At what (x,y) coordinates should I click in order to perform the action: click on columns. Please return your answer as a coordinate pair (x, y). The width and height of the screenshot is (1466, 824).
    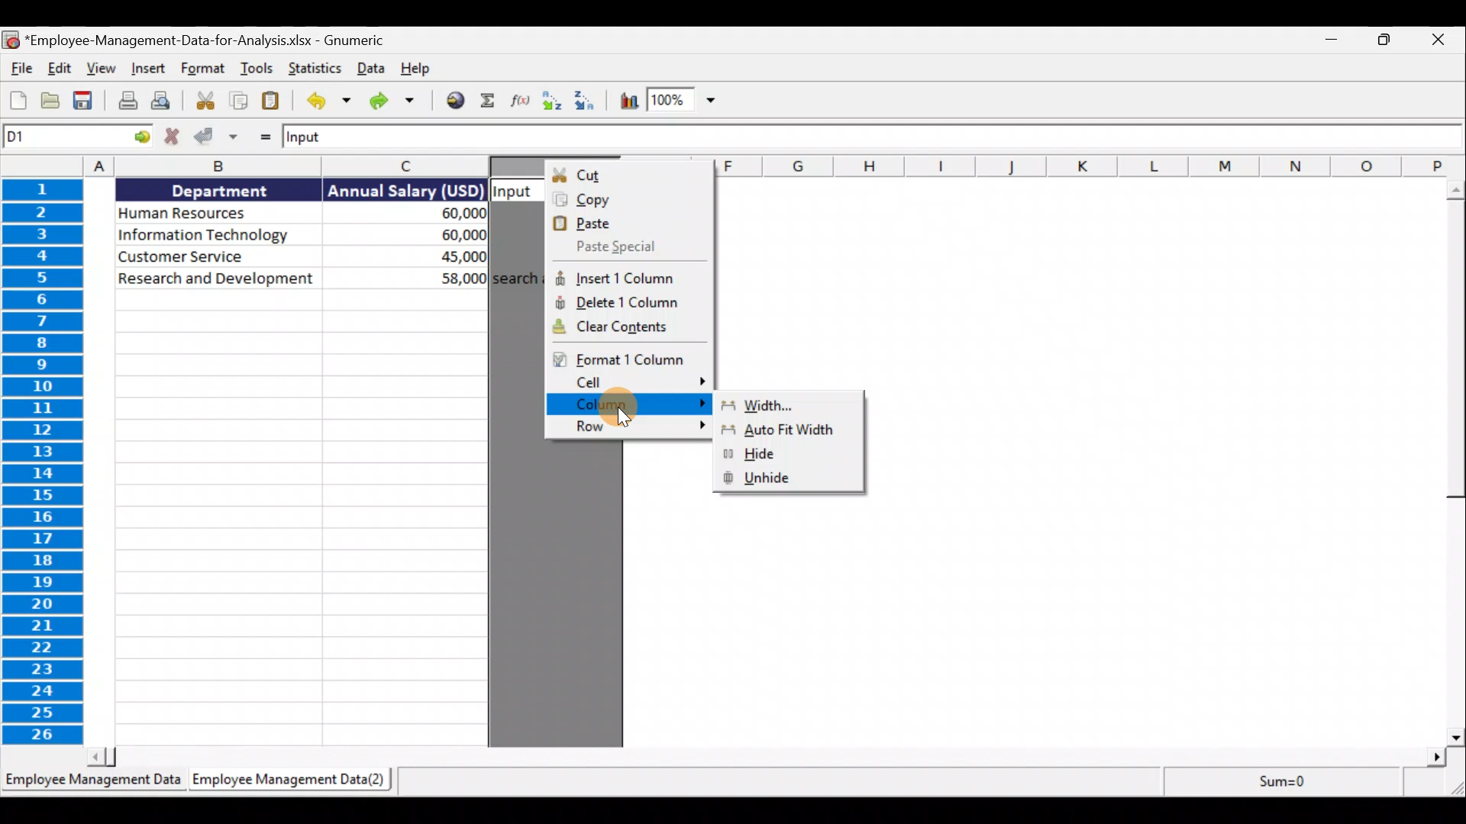
    Looking at the image, I should click on (1092, 165).